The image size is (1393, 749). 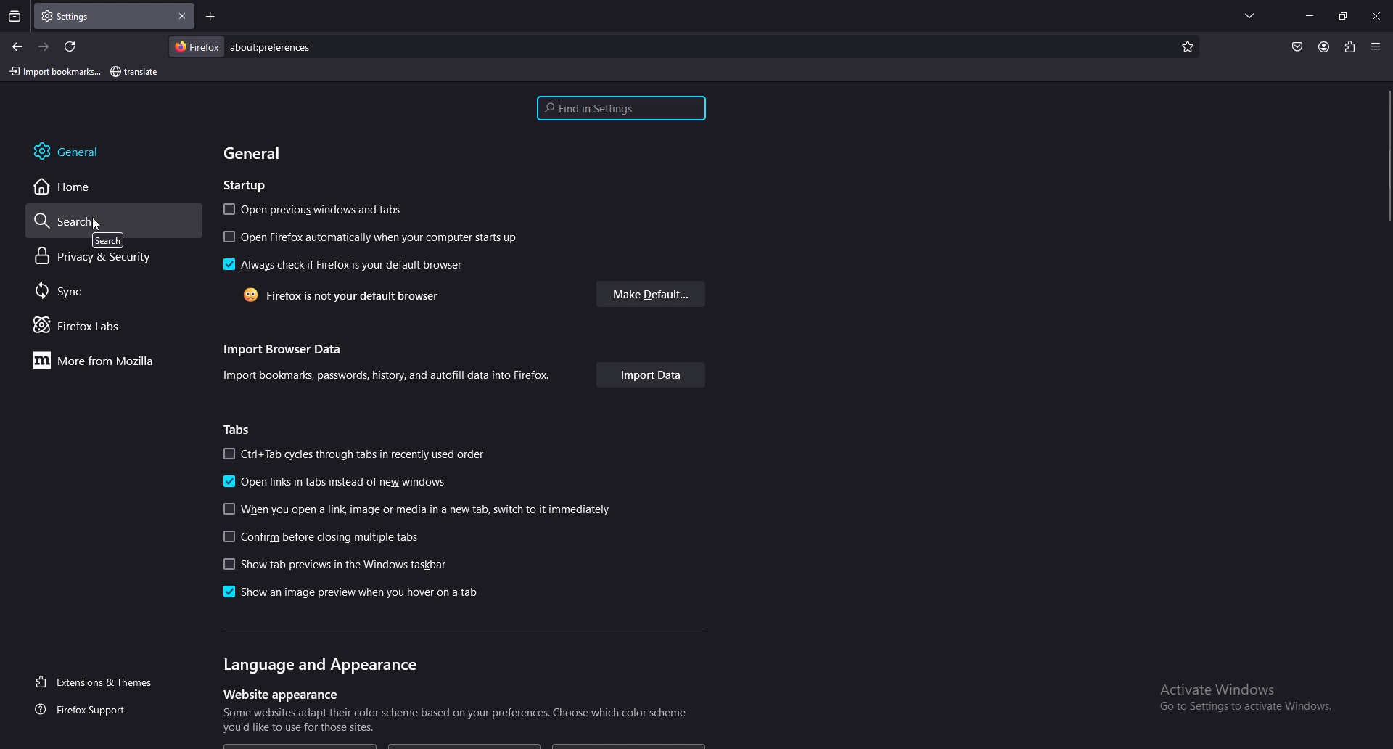 I want to click on search bar, so click(x=668, y=46).